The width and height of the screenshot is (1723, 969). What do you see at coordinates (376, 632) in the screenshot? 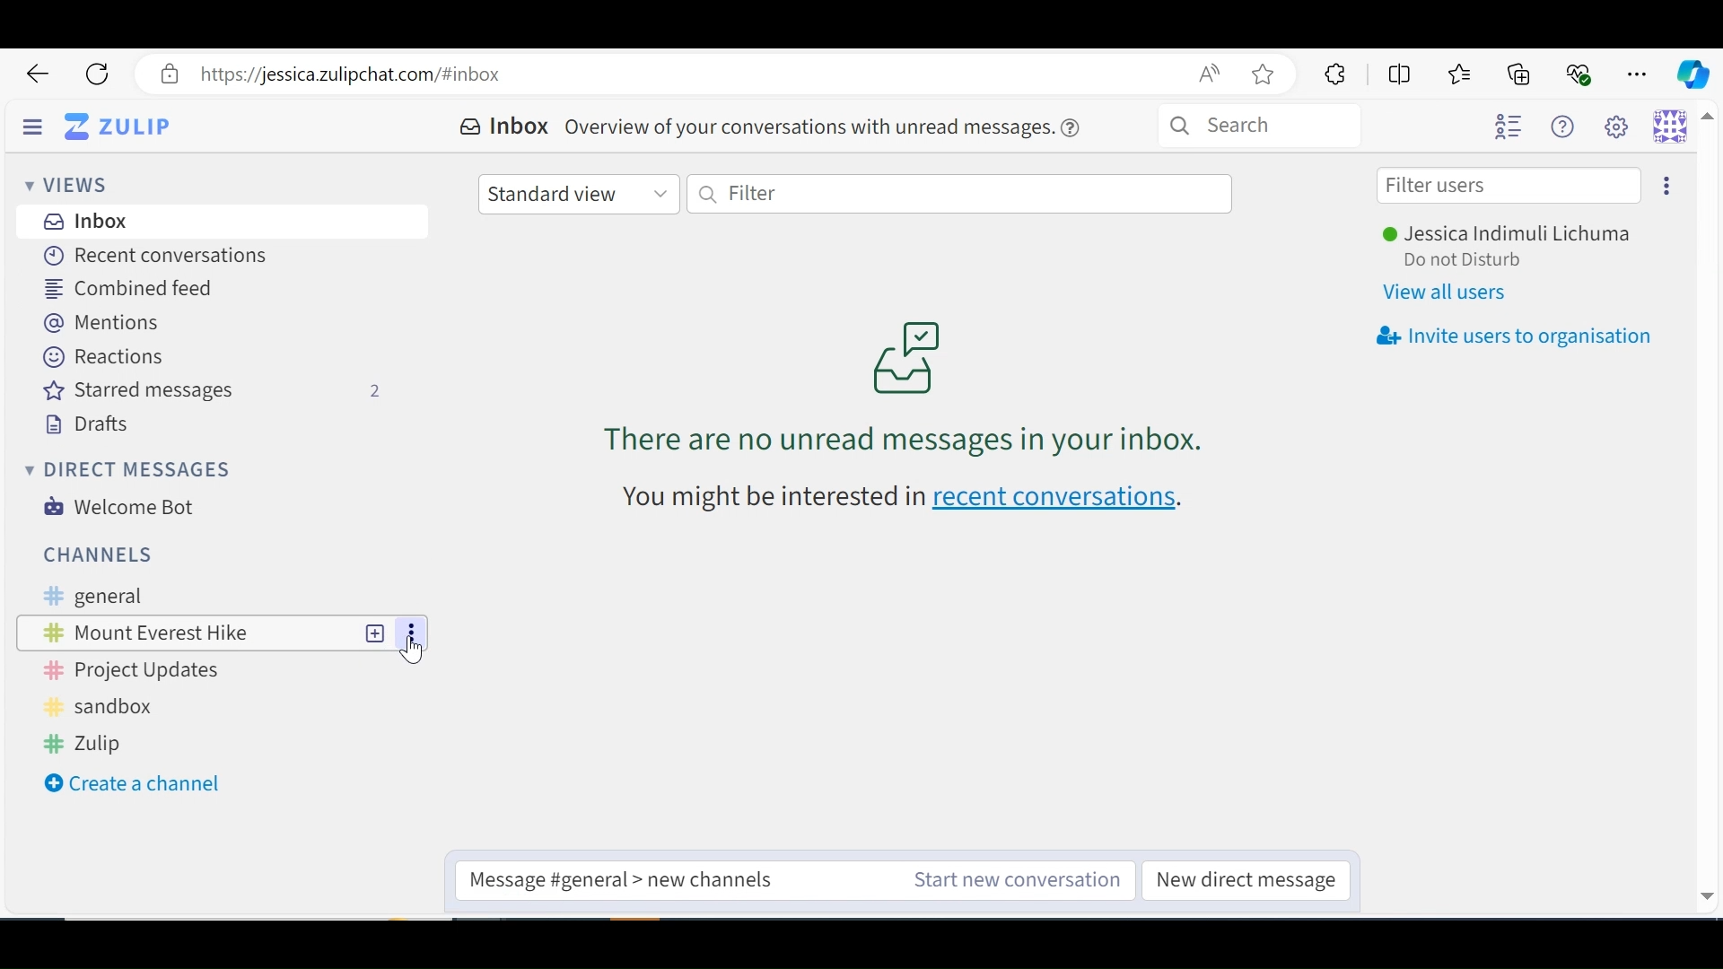
I see `New Topic` at bounding box center [376, 632].